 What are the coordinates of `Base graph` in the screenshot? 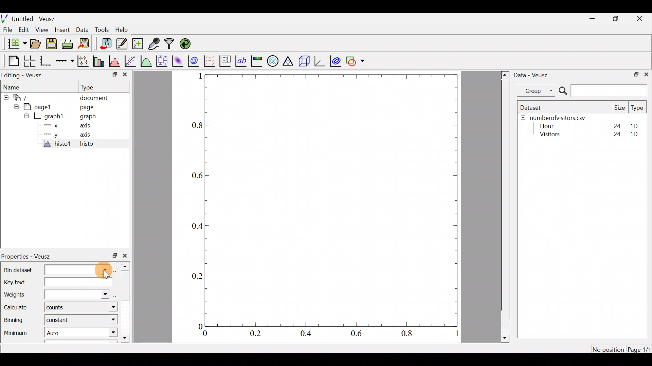 It's located at (46, 61).